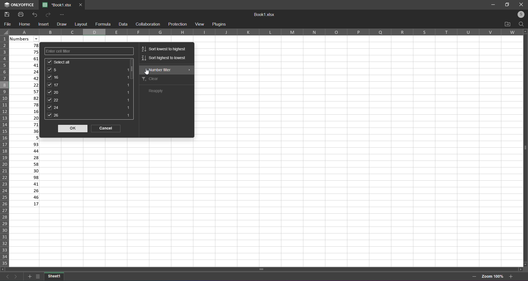  I want to click on more, so click(62, 14).